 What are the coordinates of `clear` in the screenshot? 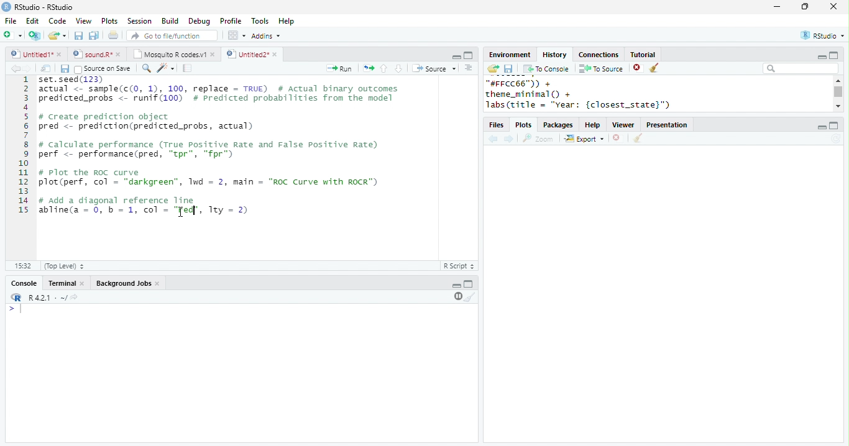 It's located at (638, 139).